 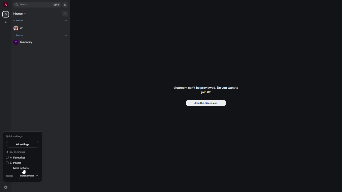 What do you see at coordinates (19, 158) in the screenshot?
I see `favorites` at bounding box center [19, 158].